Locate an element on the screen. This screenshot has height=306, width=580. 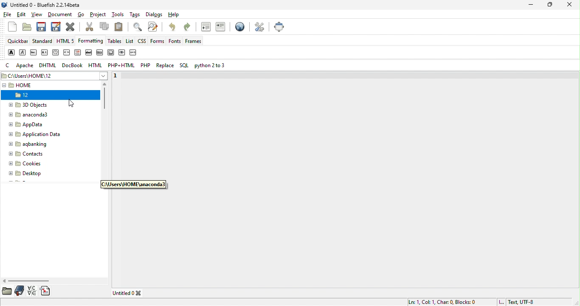
apache is located at coordinates (26, 66).